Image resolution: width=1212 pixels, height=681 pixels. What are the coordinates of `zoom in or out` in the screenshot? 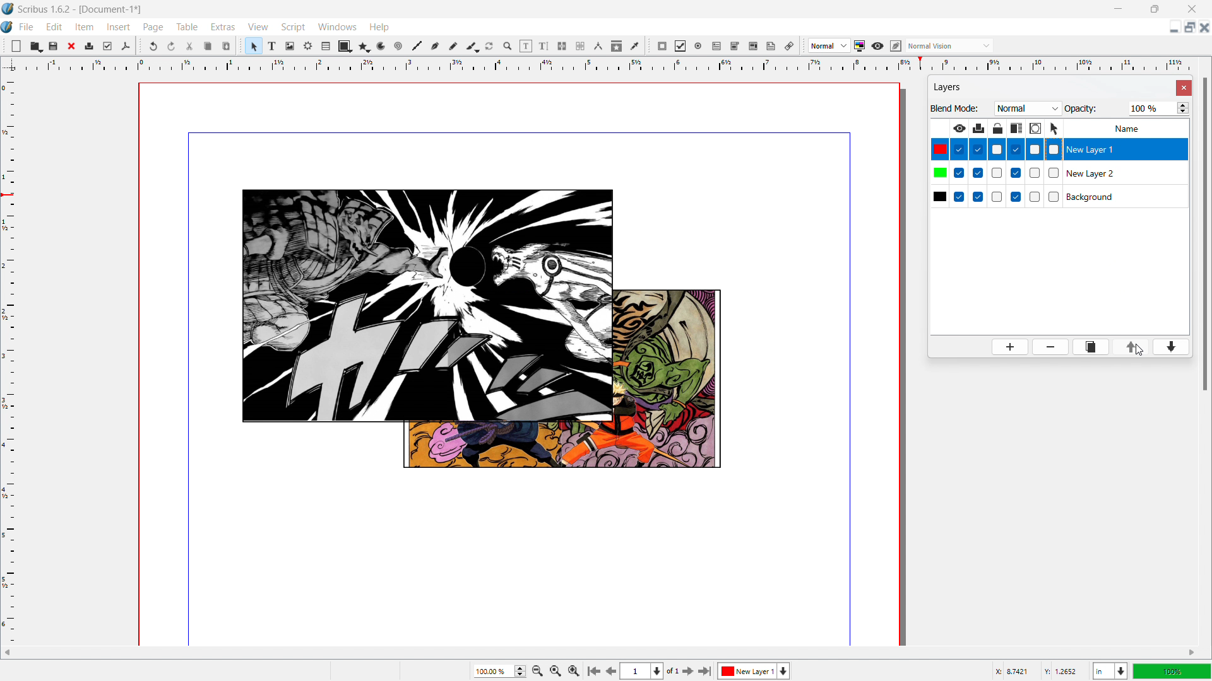 It's located at (508, 46).